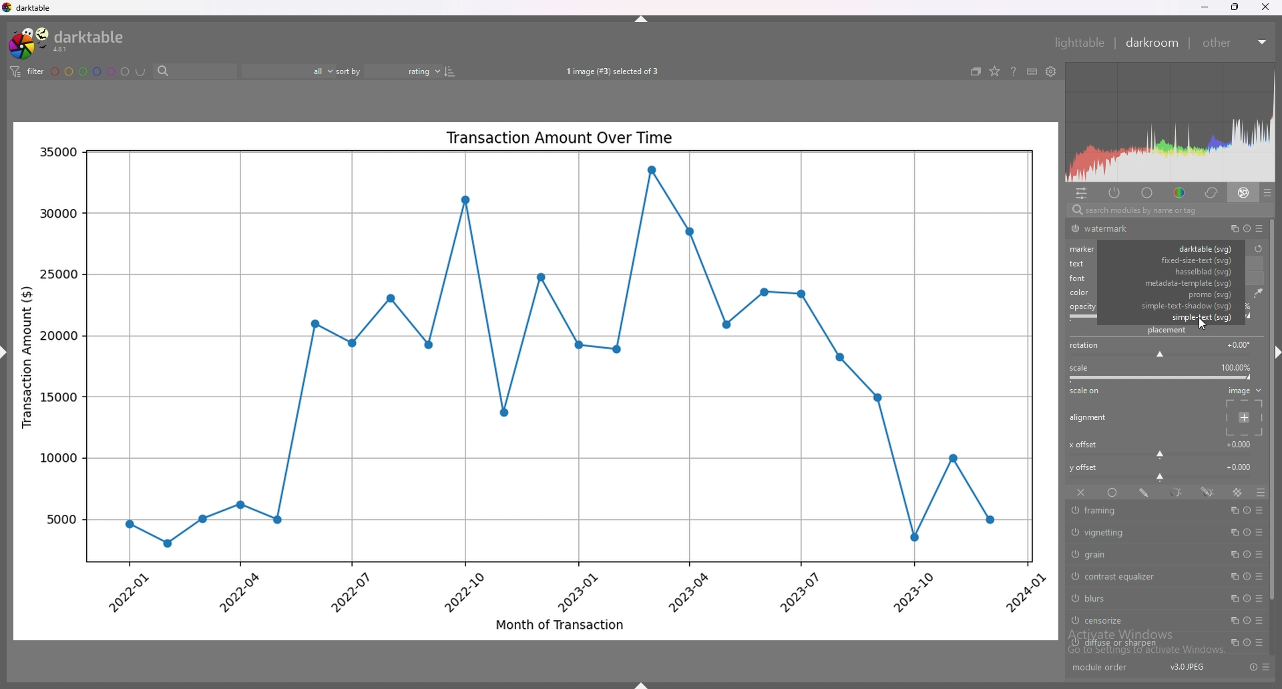 The height and width of the screenshot is (689, 1282). Describe the element at coordinates (1230, 643) in the screenshot. I see `multiple instances action` at that location.